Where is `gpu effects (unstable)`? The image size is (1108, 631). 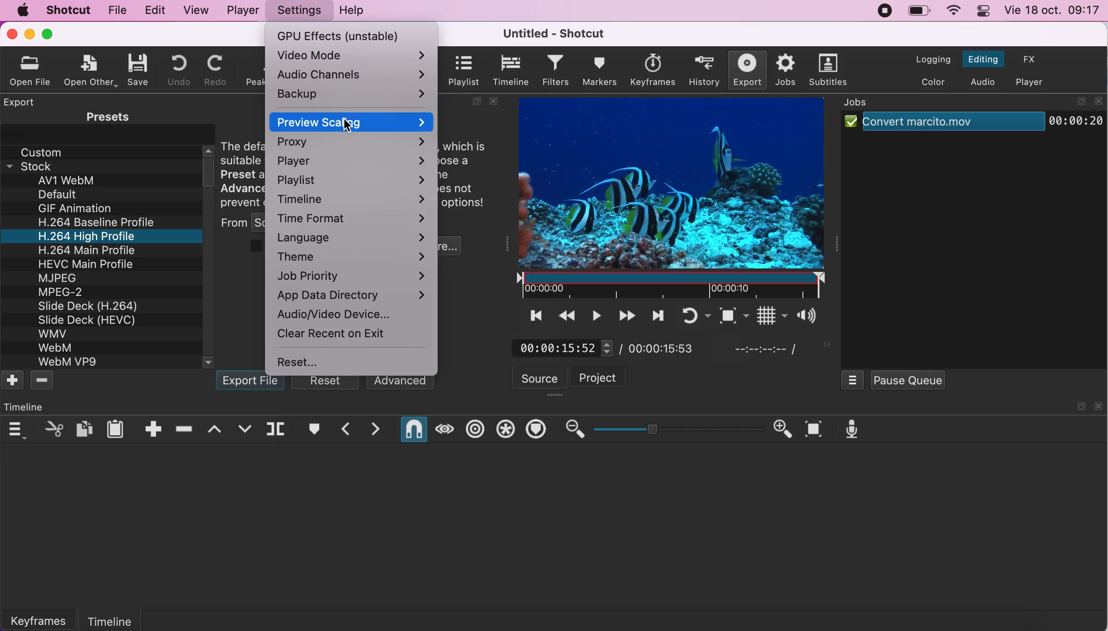
gpu effects (unstable) is located at coordinates (349, 34).